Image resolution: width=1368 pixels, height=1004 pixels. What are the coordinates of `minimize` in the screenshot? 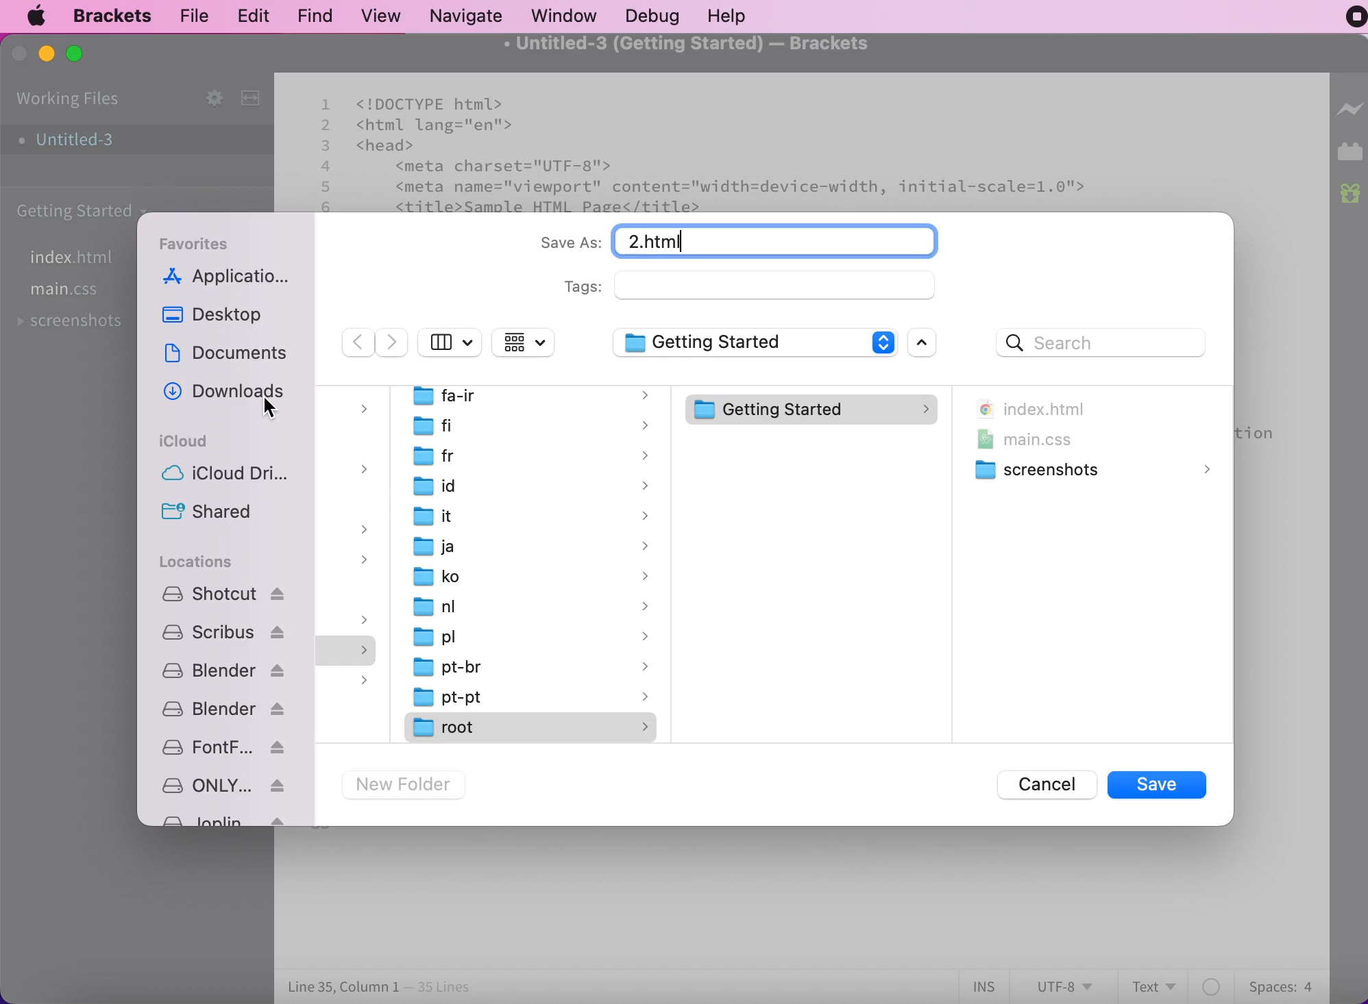 It's located at (47, 54).